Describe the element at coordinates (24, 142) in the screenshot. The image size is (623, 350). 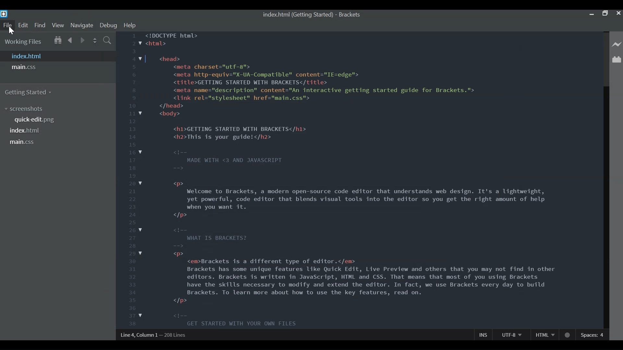
I see `main.css` at that location.